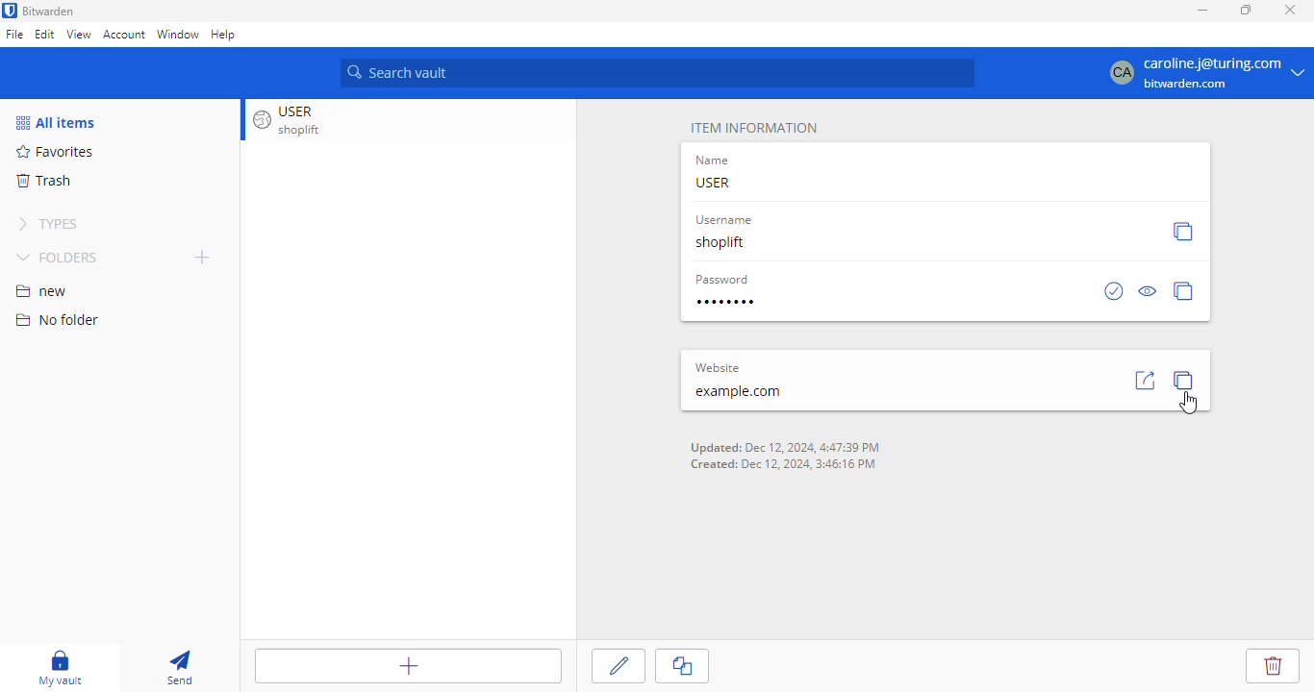 The image size is (1314, 692). I want to click on launch, so click(1145, 380).